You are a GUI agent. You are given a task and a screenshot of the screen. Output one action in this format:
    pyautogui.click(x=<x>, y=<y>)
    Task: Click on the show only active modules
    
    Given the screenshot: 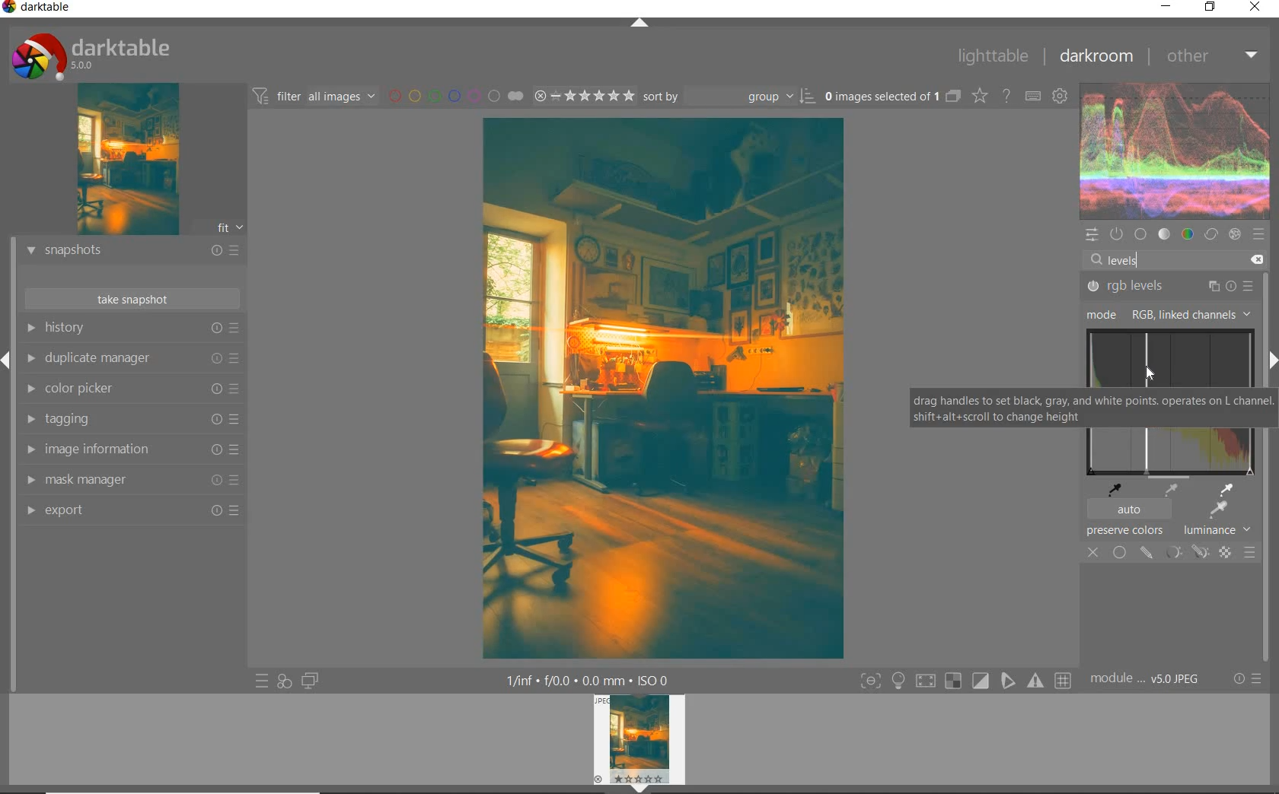 What is the action you would take?
    pyautogui.click(x=1116, y=233)
    